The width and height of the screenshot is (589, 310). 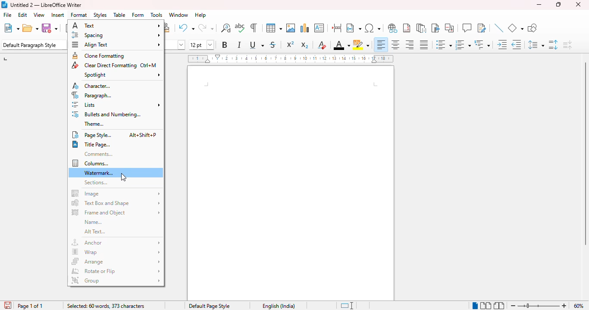 What do you see at coordinates (106, 114) in the screenshot?
I see `bullets and numbering` at bounding box center [106, 114].